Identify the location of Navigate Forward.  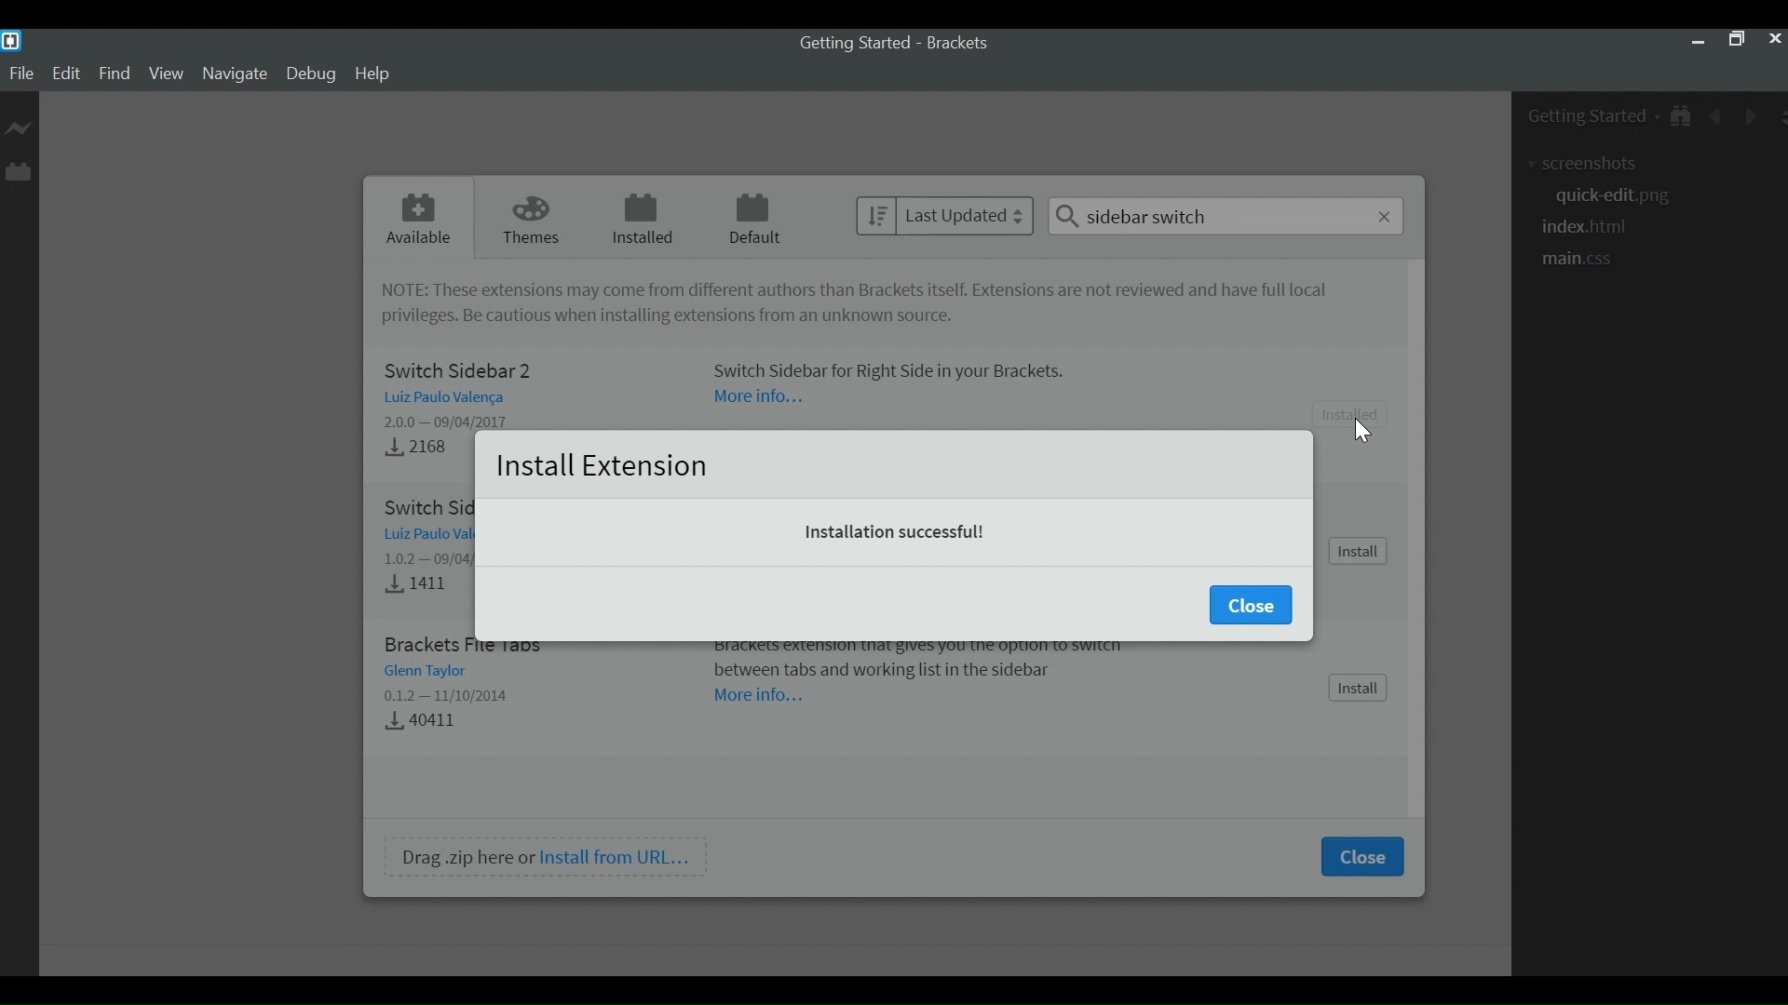
(1747, 114).